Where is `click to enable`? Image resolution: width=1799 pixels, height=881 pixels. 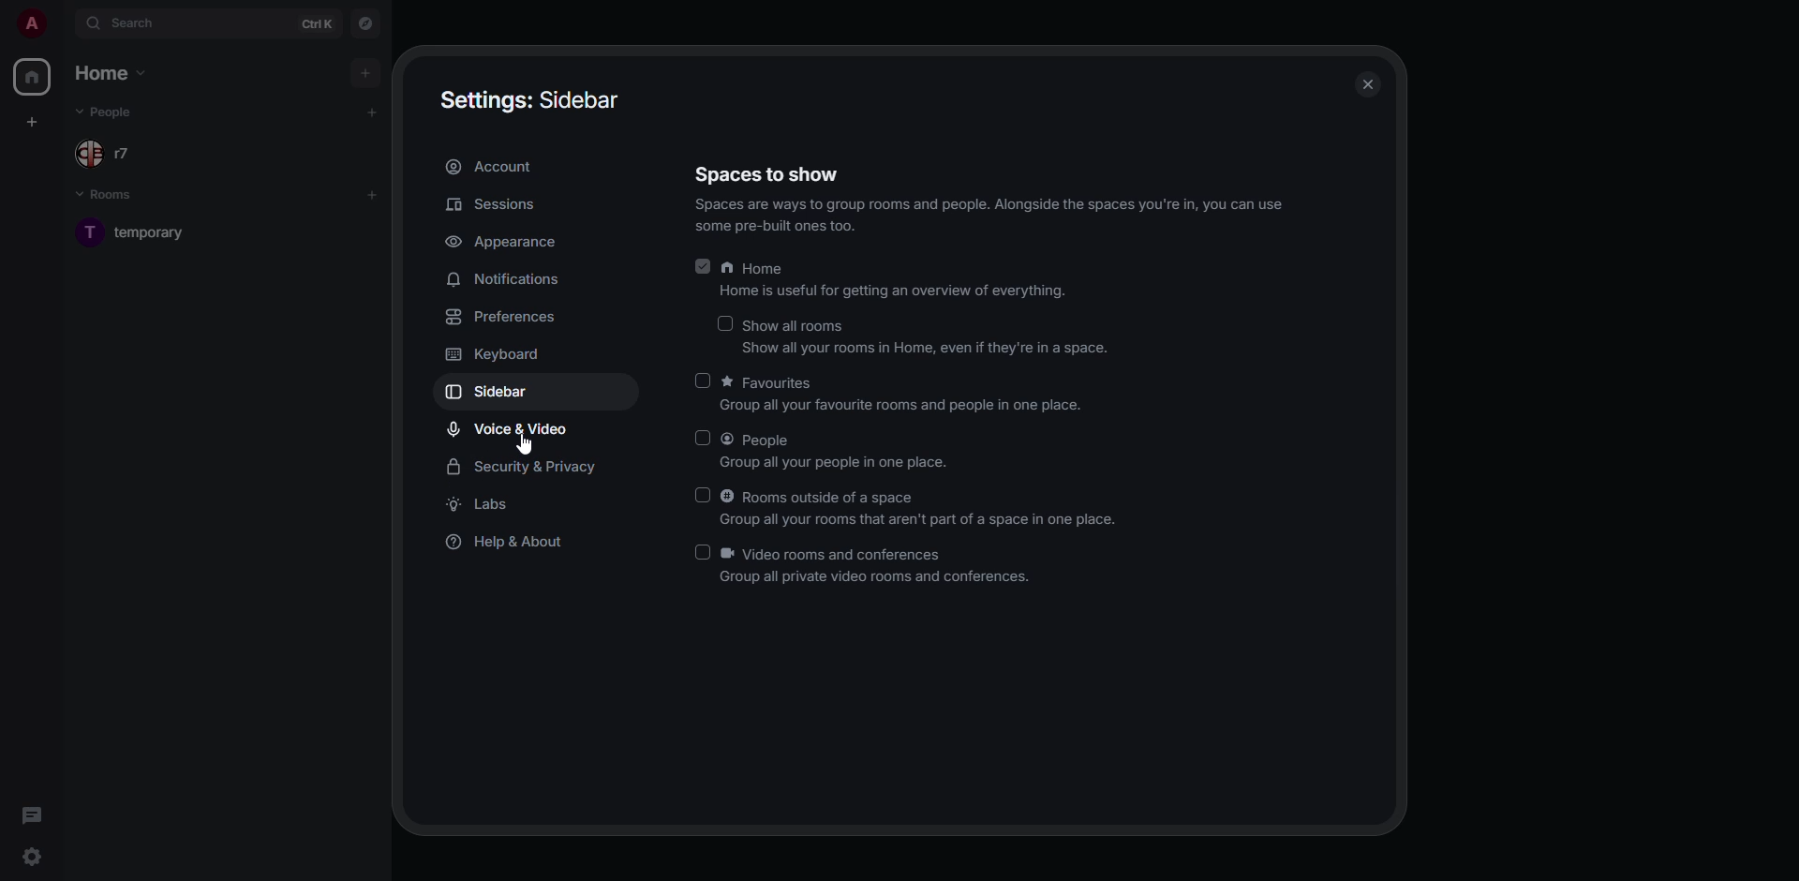 click to enable is located at coordinates (701, 551).